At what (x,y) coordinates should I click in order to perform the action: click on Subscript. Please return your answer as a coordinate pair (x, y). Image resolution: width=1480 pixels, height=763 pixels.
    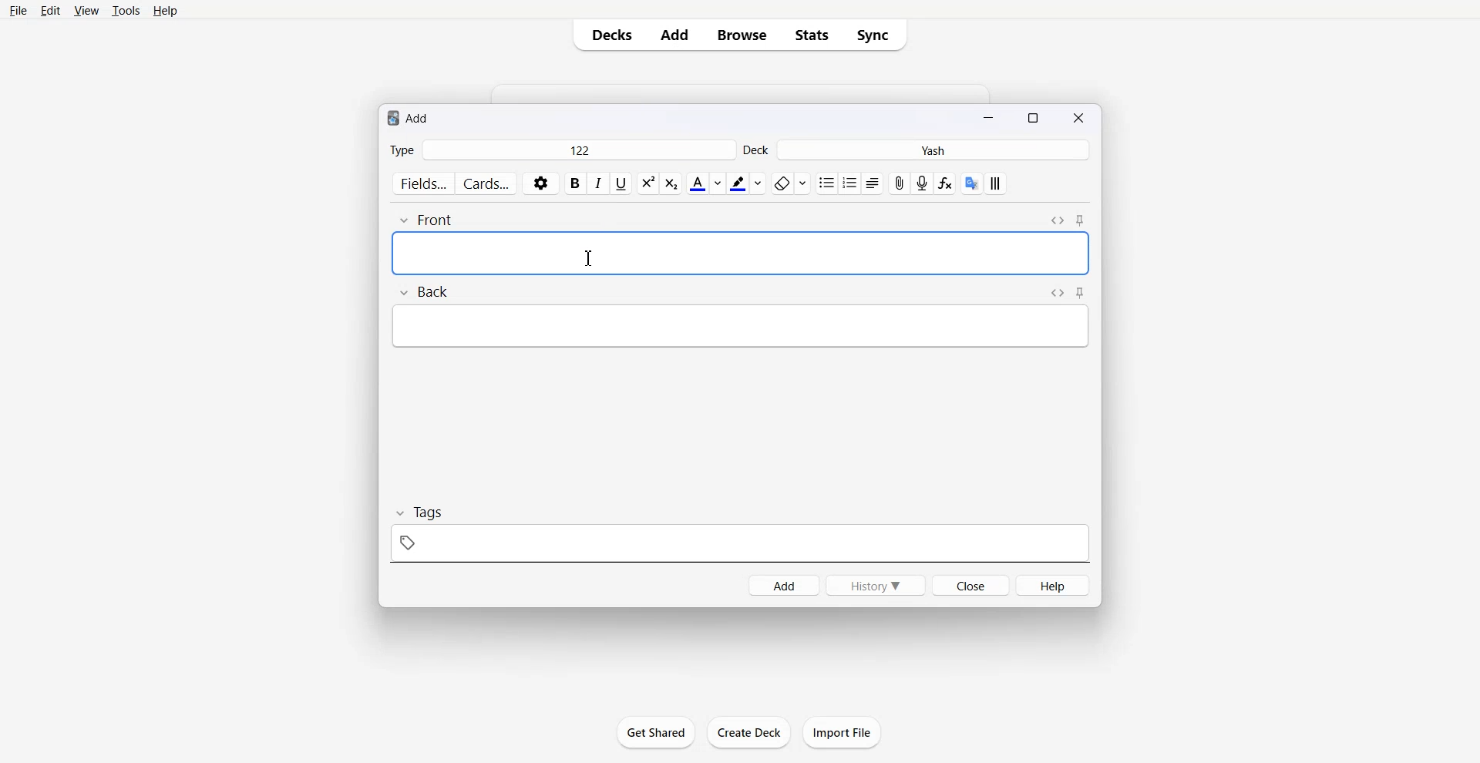
    Looking at the image, I should click on (647, 183).